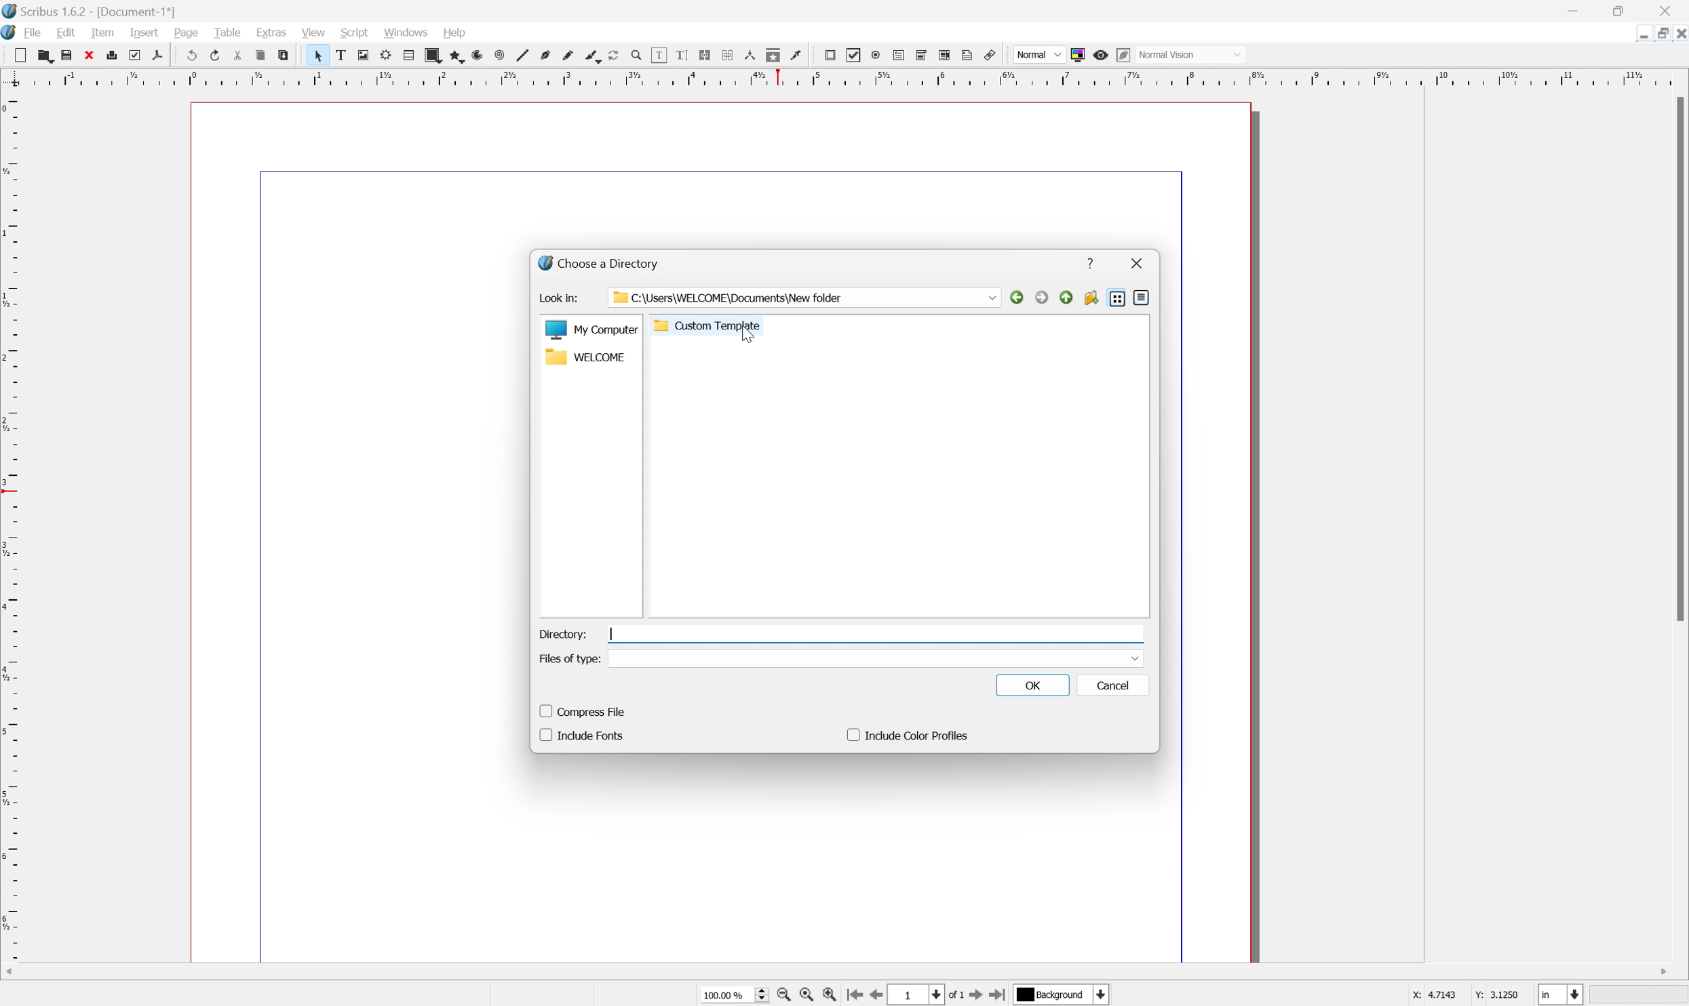 Image resolution: width=1689 pixels, height=1006 pixels. What do you see at coordinates (876, 56) in the screenshot?
I see `PDF radio button` at bounding box center [876, 56].